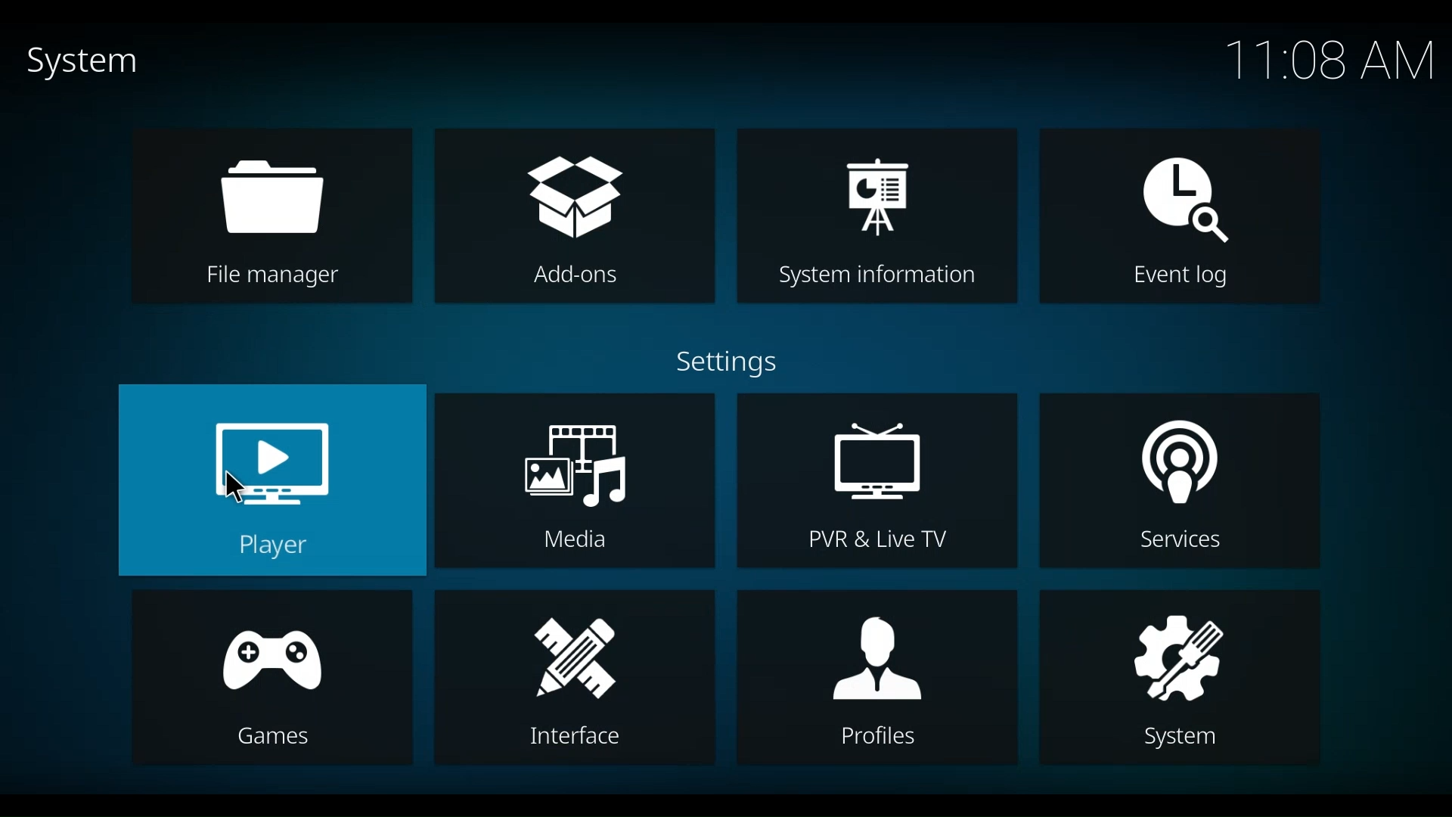  I want to click on File manager, so click(275, 214).